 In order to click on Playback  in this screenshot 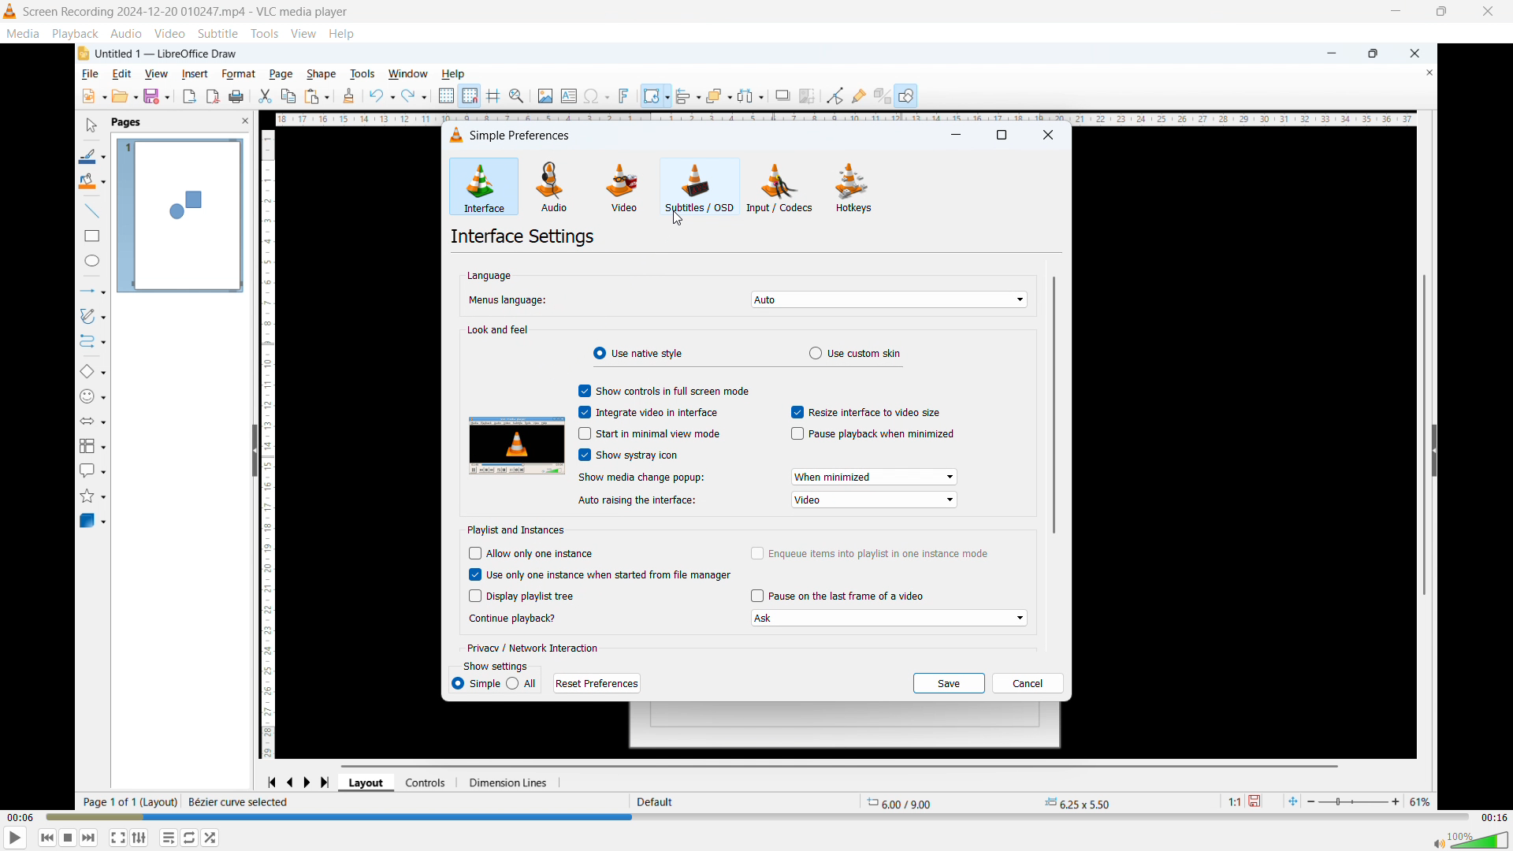, I will do `click(76, 34)`.